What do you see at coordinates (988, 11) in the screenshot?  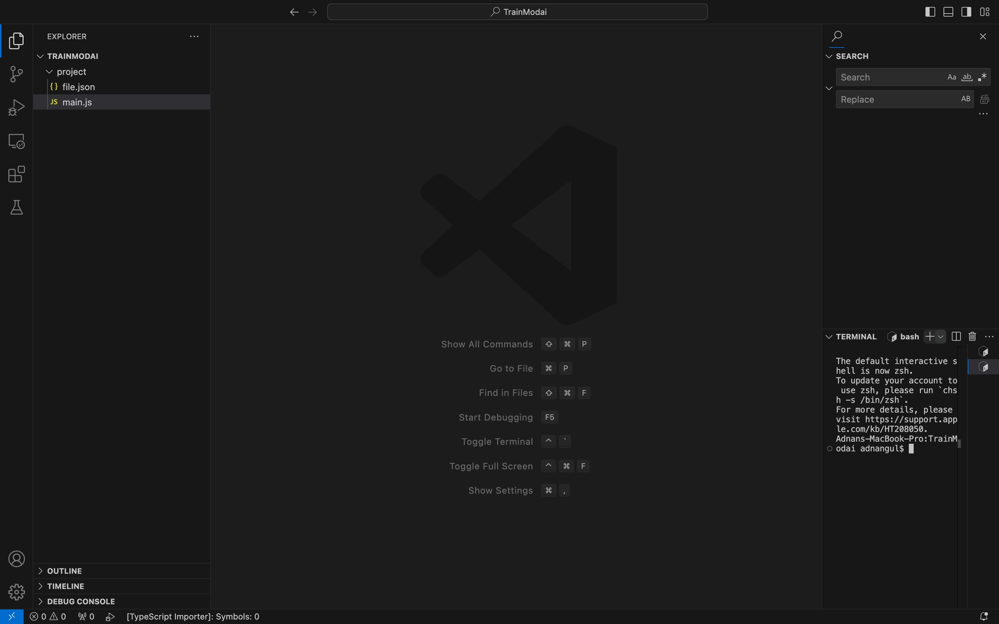 I see `layout` at bounding box center [988, 11].